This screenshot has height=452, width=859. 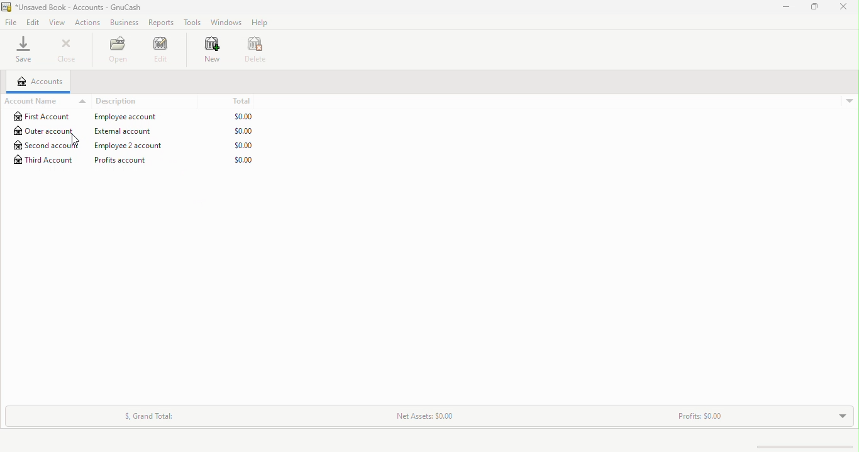 I want to click on First account, so click(x=137, y=117).